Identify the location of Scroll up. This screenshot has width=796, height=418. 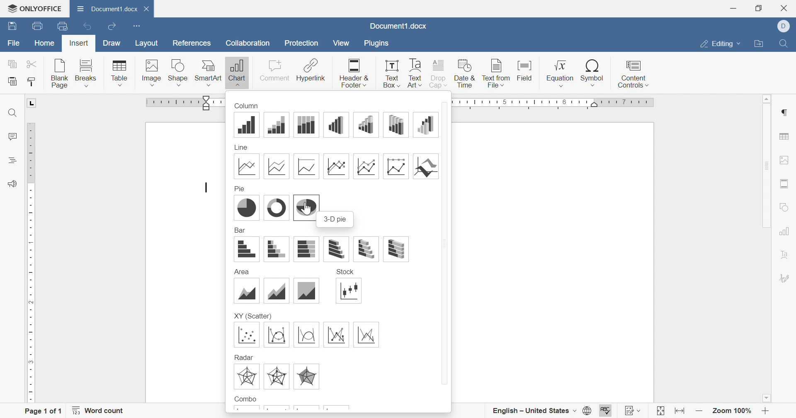
(767, 98).